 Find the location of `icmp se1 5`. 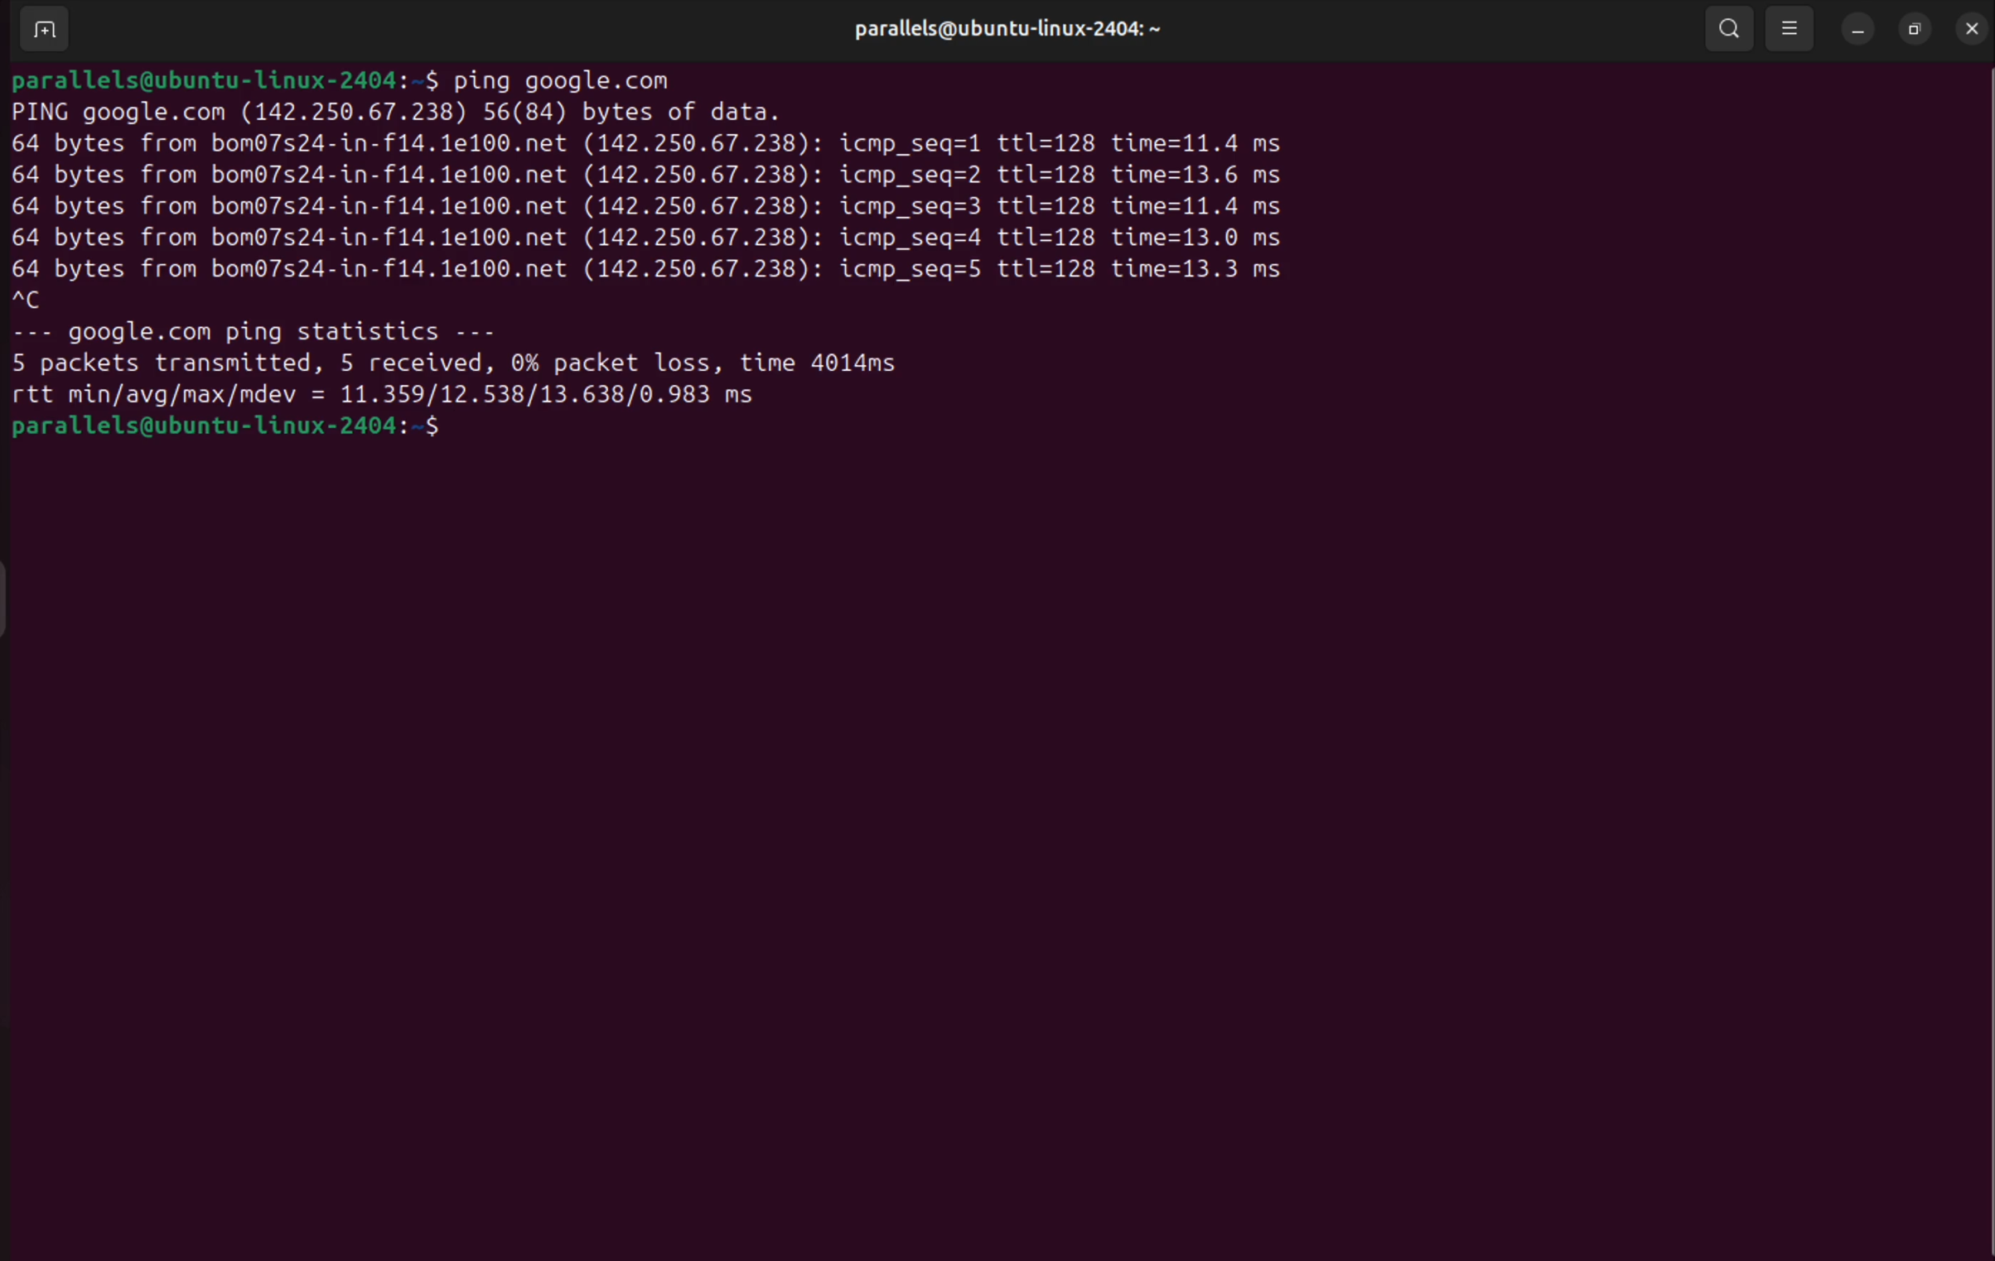

icmp se1 5 is located at coordinates (915, 272).